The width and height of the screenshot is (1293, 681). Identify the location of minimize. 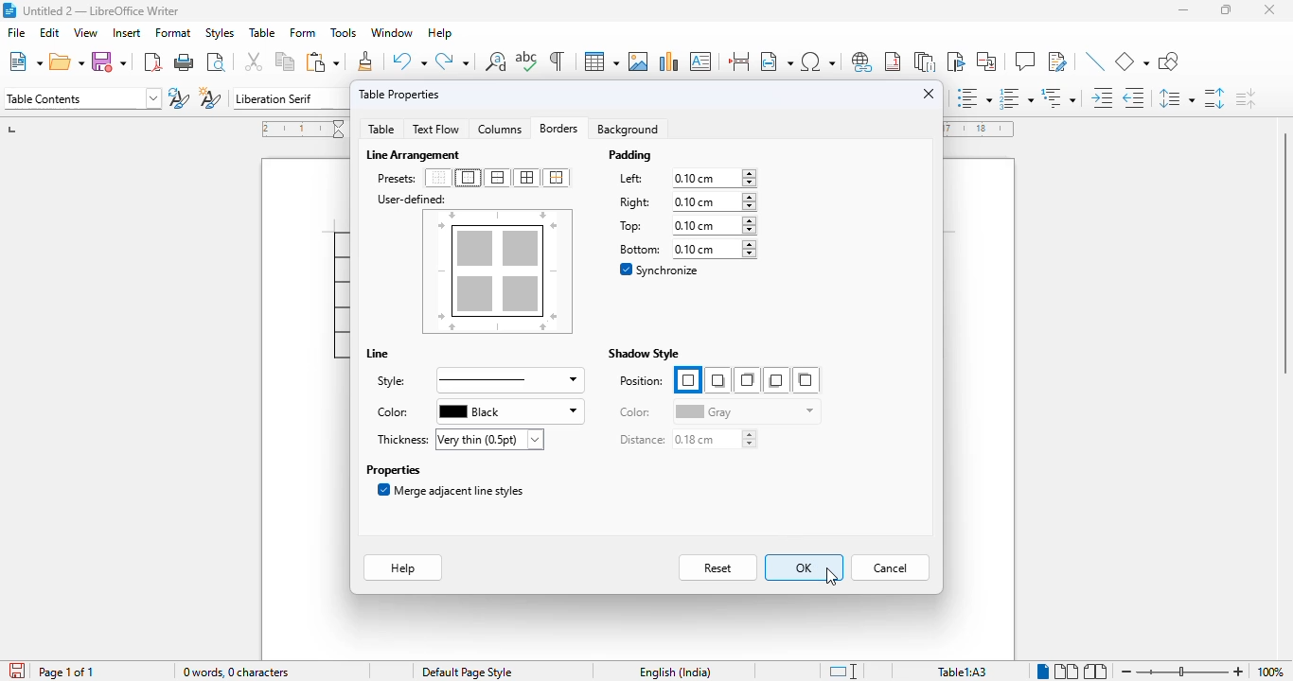
(1183, 9).